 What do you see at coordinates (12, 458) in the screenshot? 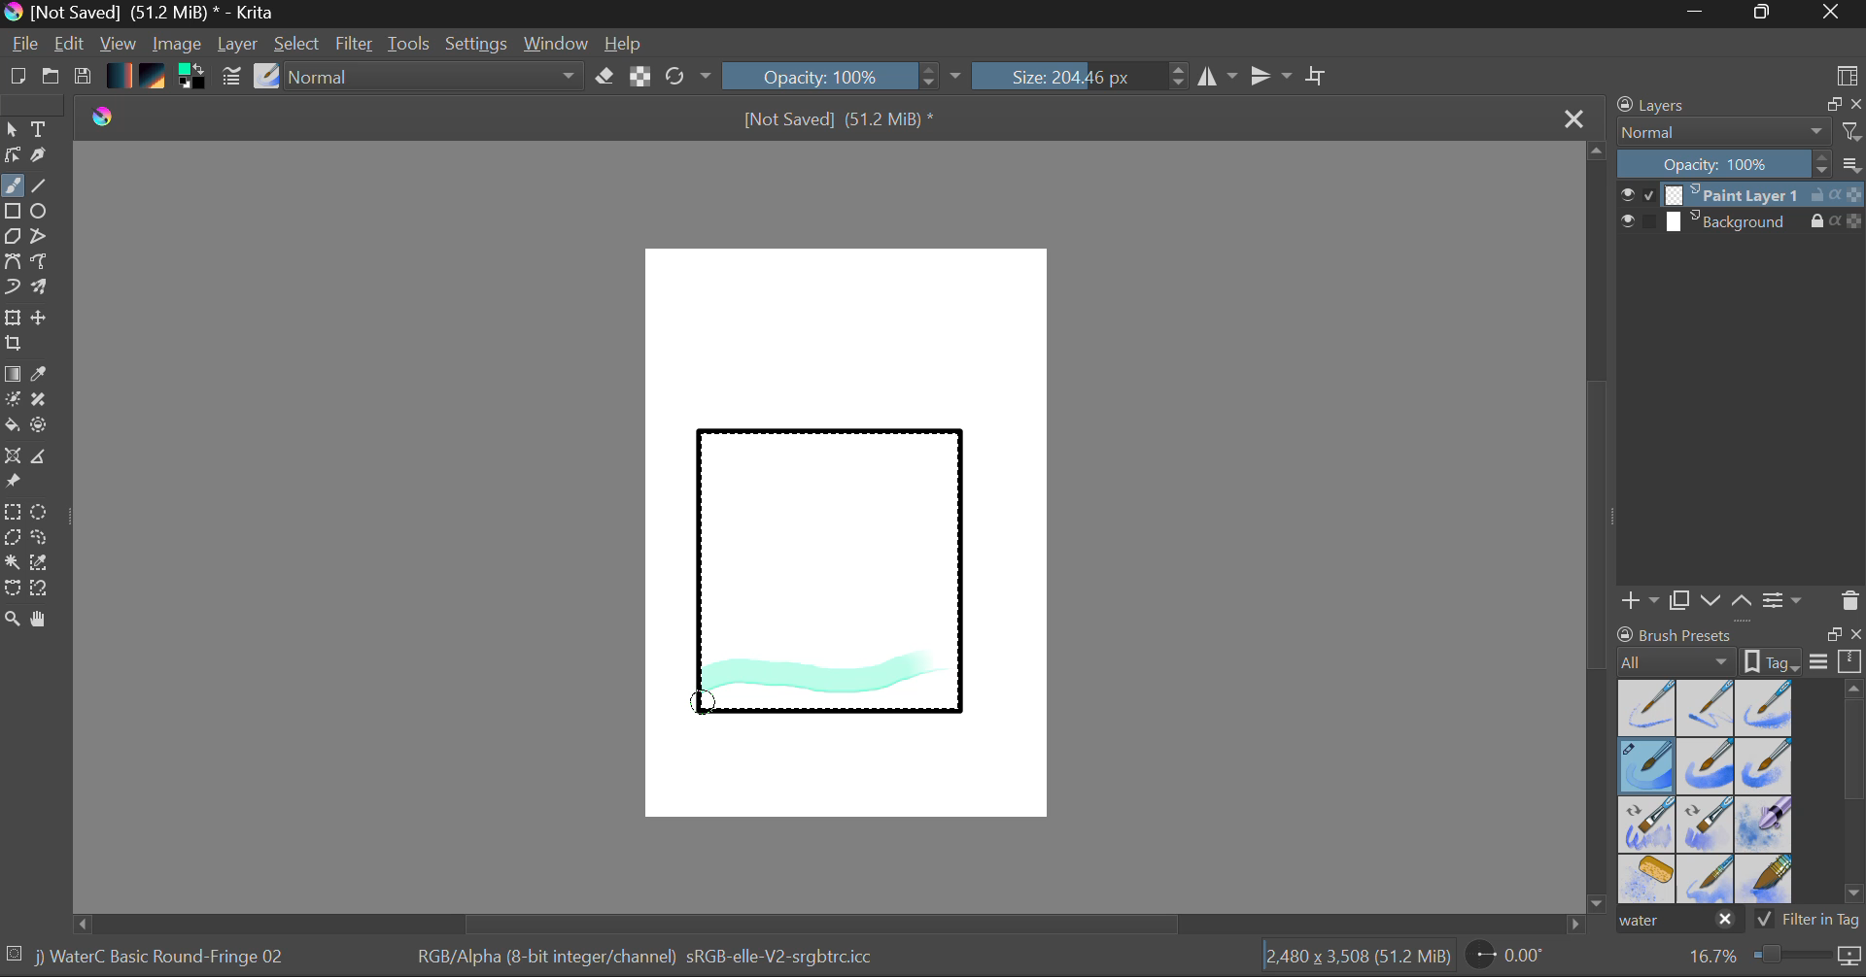
I see `Smart Assistant` at bounding box center [12, 458].